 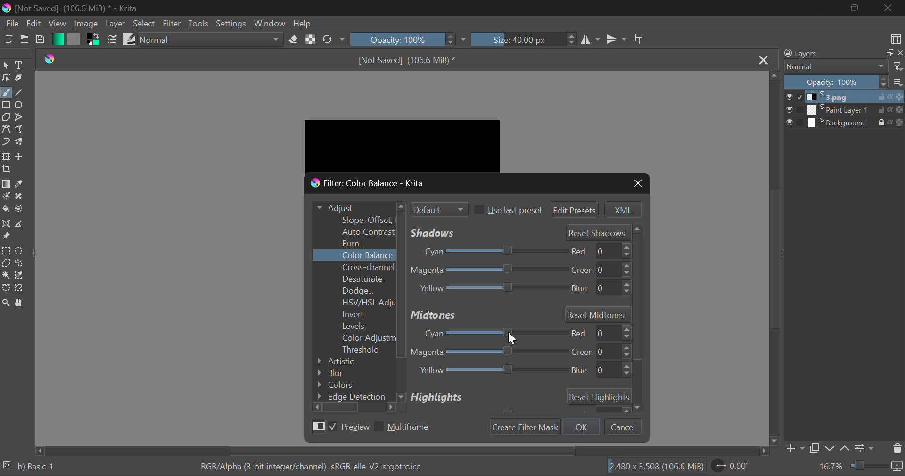 I want to click on Line, so click(x=21, y=93).